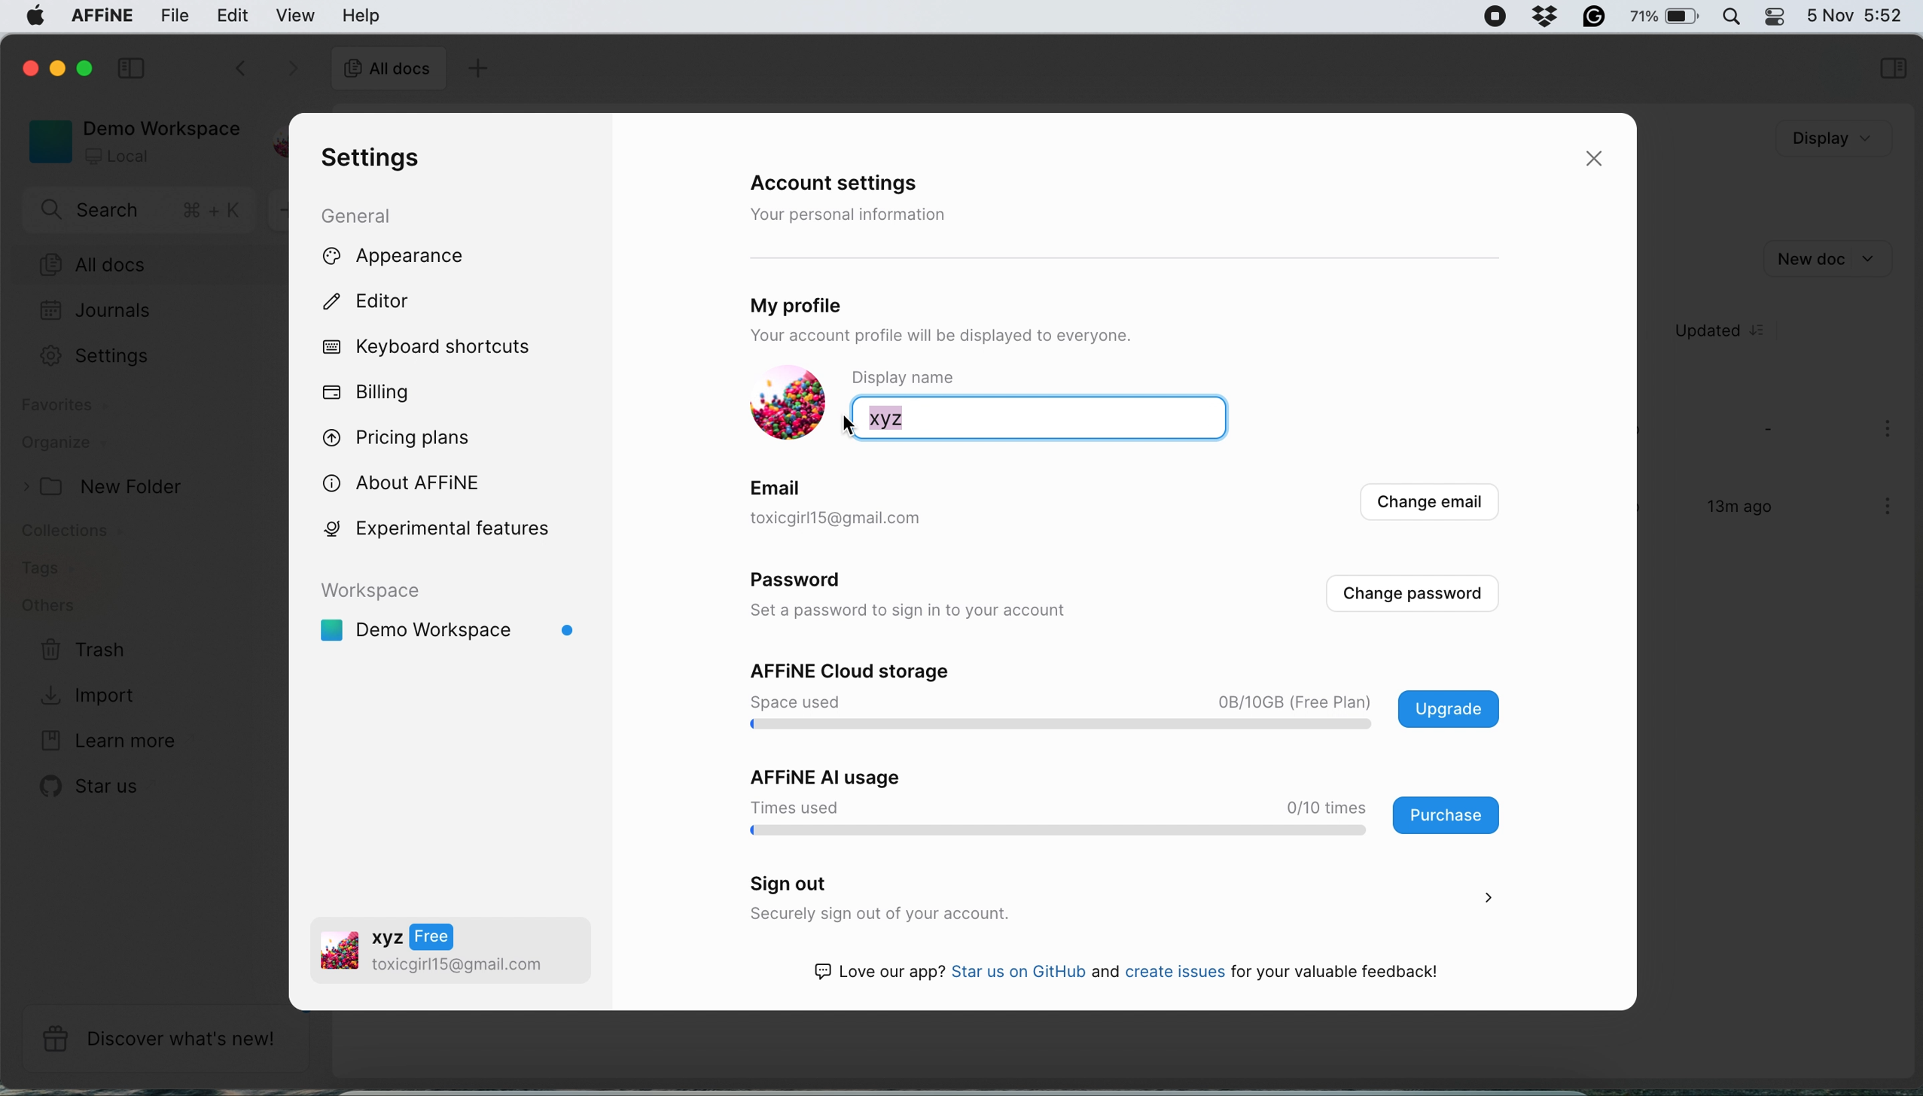 This screenshot has width=1923, height=1096. Describe the element at coordinates (1892, 70) in the screenshot. I see `selections` at that location.